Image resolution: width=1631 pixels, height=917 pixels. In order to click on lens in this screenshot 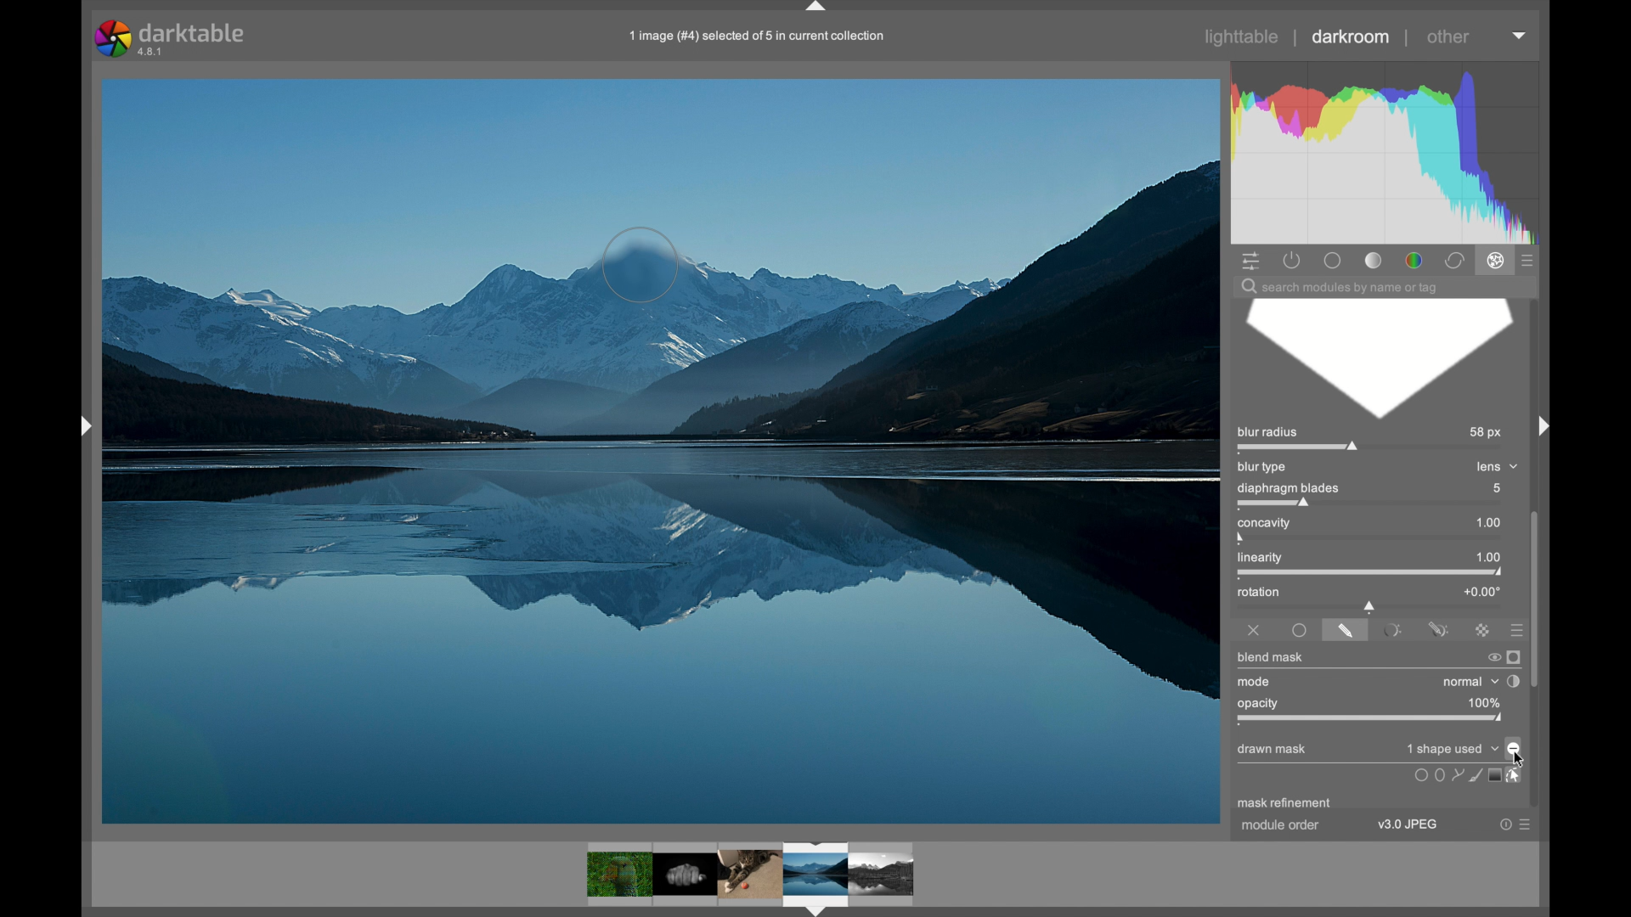, I will do `click(1496, 465)`.